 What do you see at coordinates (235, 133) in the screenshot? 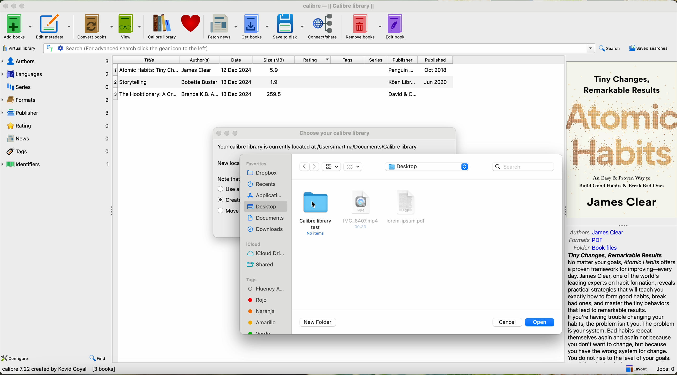
I see `maximize` at bounding box center [235, 133].